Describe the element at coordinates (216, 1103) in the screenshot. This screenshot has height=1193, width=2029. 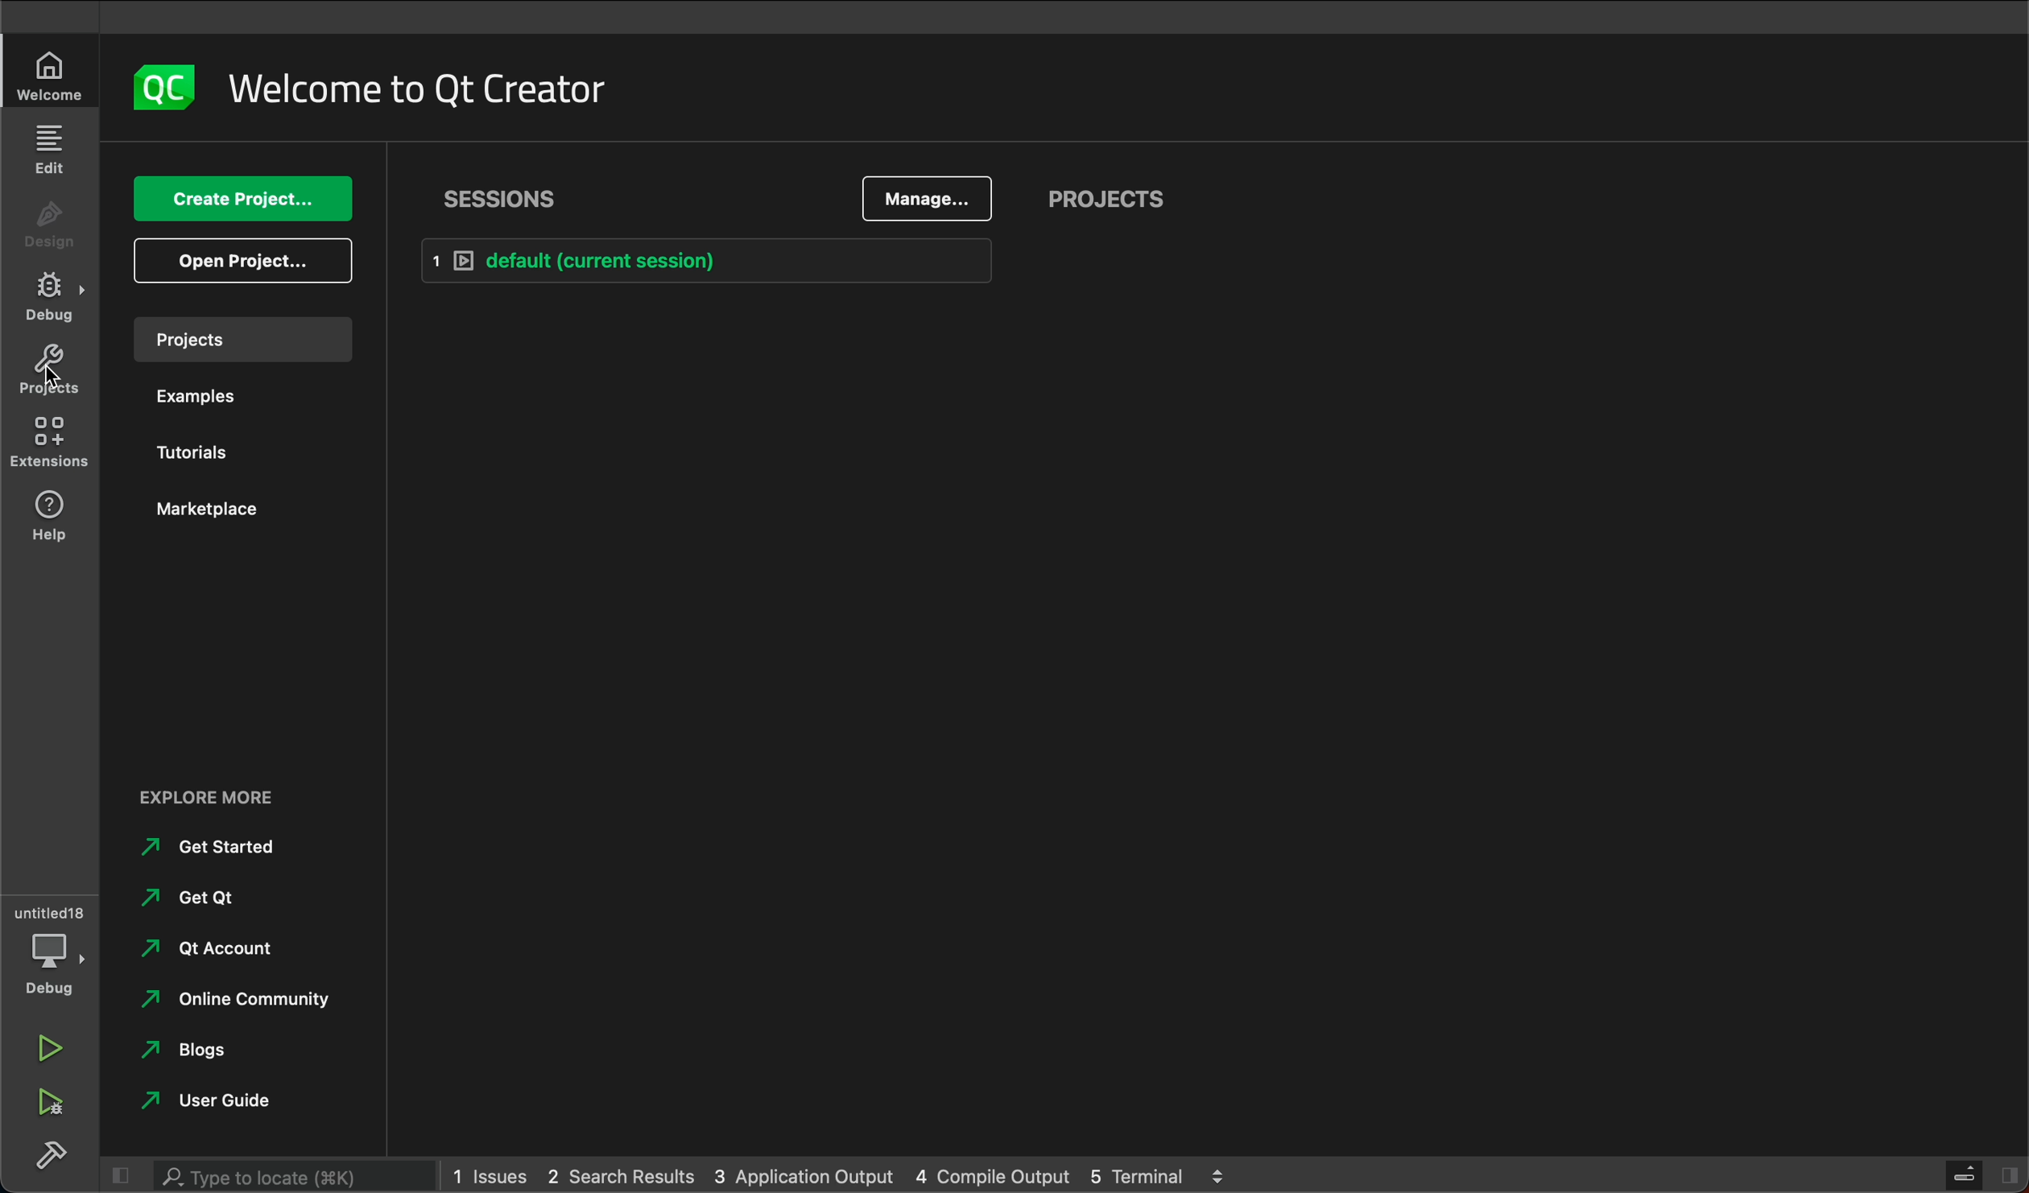
I see `User Guide` at that location.